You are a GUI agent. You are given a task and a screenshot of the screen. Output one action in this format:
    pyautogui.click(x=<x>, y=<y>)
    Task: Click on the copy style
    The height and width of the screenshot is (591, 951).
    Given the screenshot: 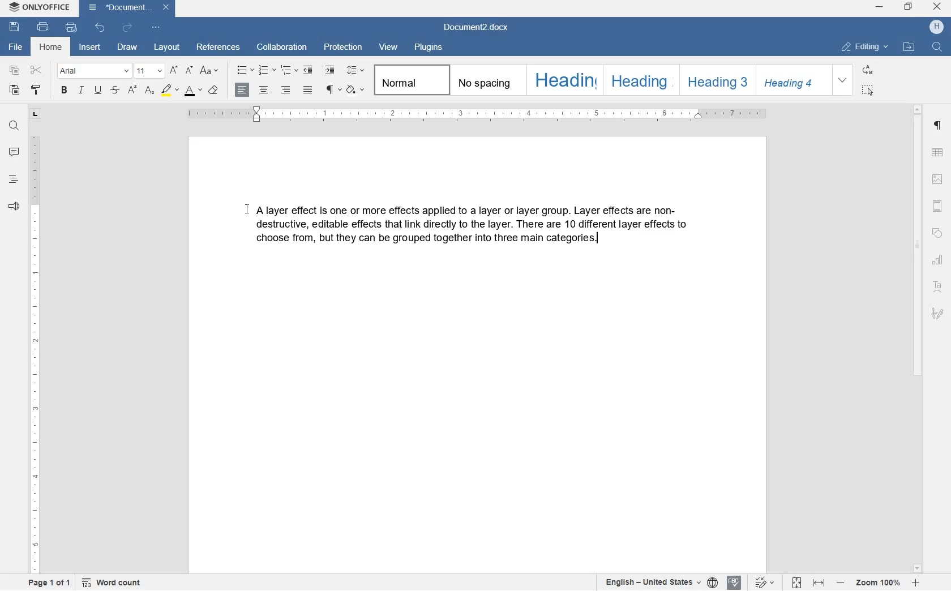 What is the action you would take?
    pyautogui.click(x=36, y=91)
    